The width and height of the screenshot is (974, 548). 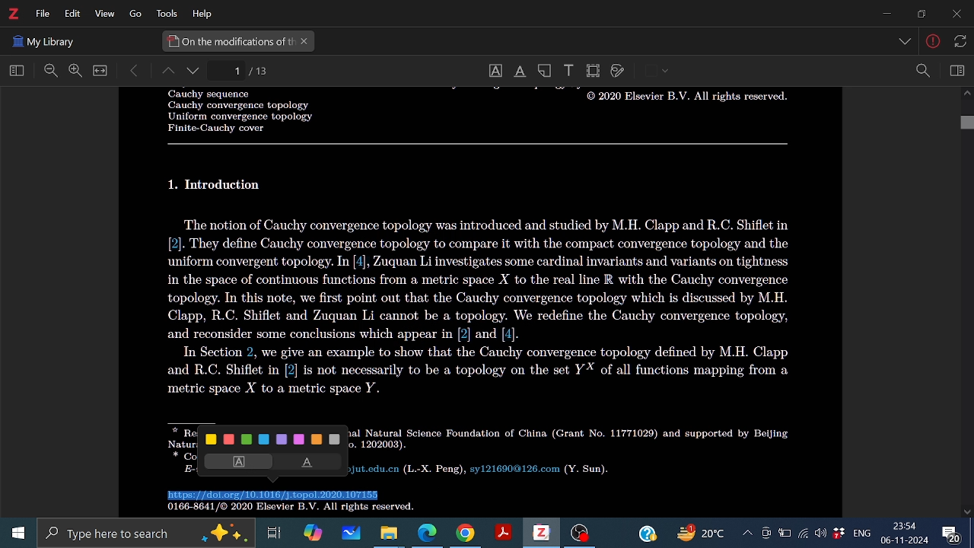 I want to click on Type here to serach, so click(x=145, y=534).